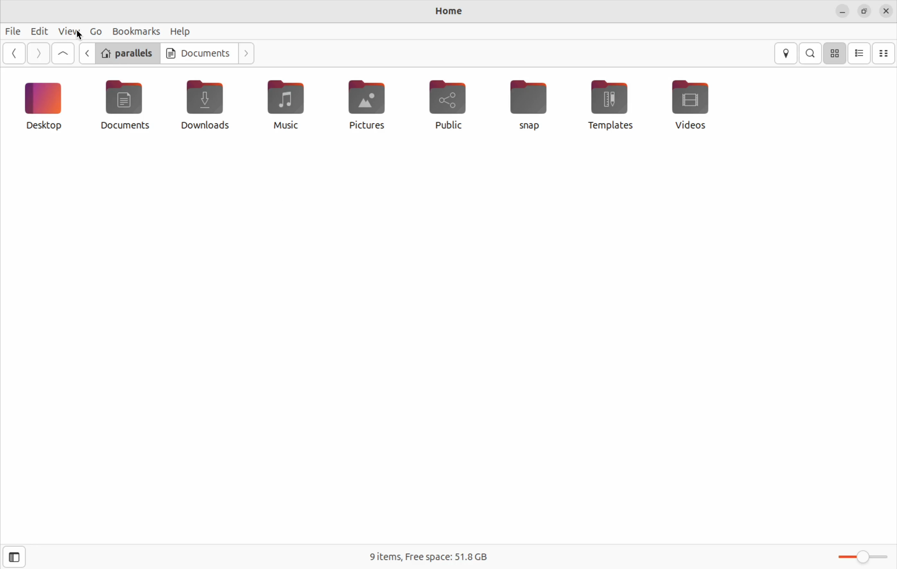 The width and height of the screenshot is (897, 569). What do you see at coordinates (207, 106) in the screenshot?
I see `Downloads` at bounding box center [207, 106].